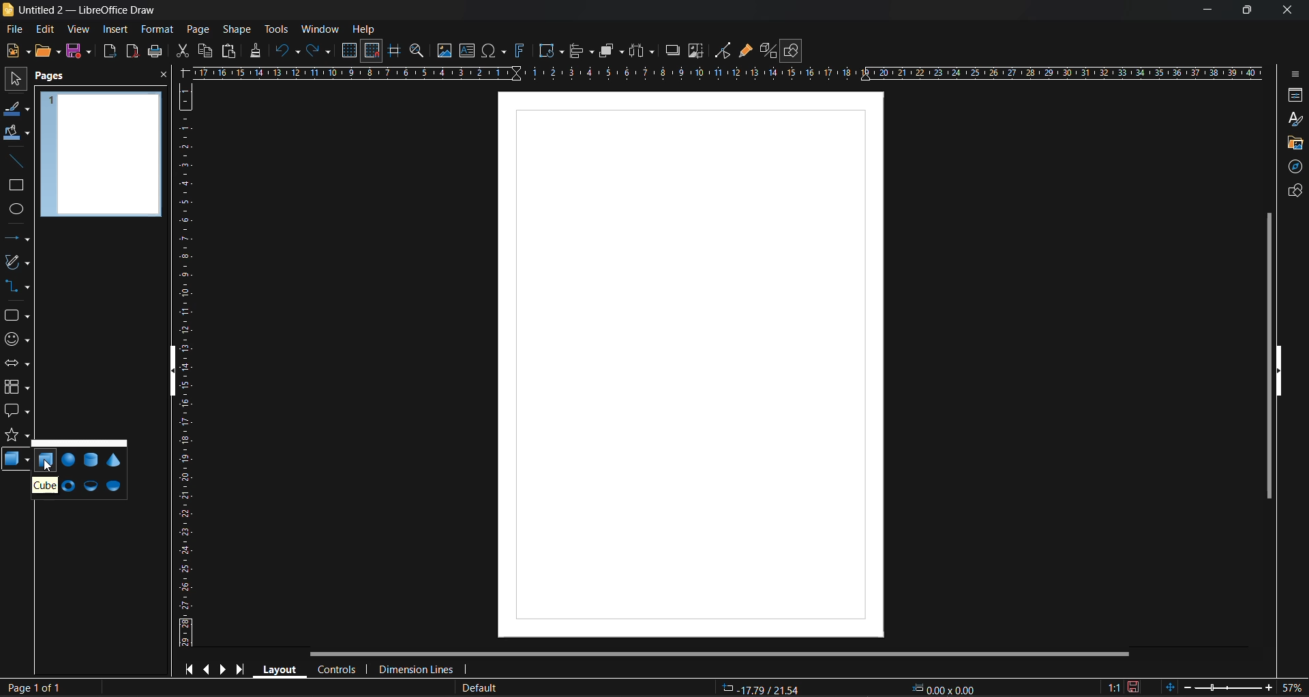 This screenshot has width=1309, height=697. I want to click on block arrows, so click(18, 364).